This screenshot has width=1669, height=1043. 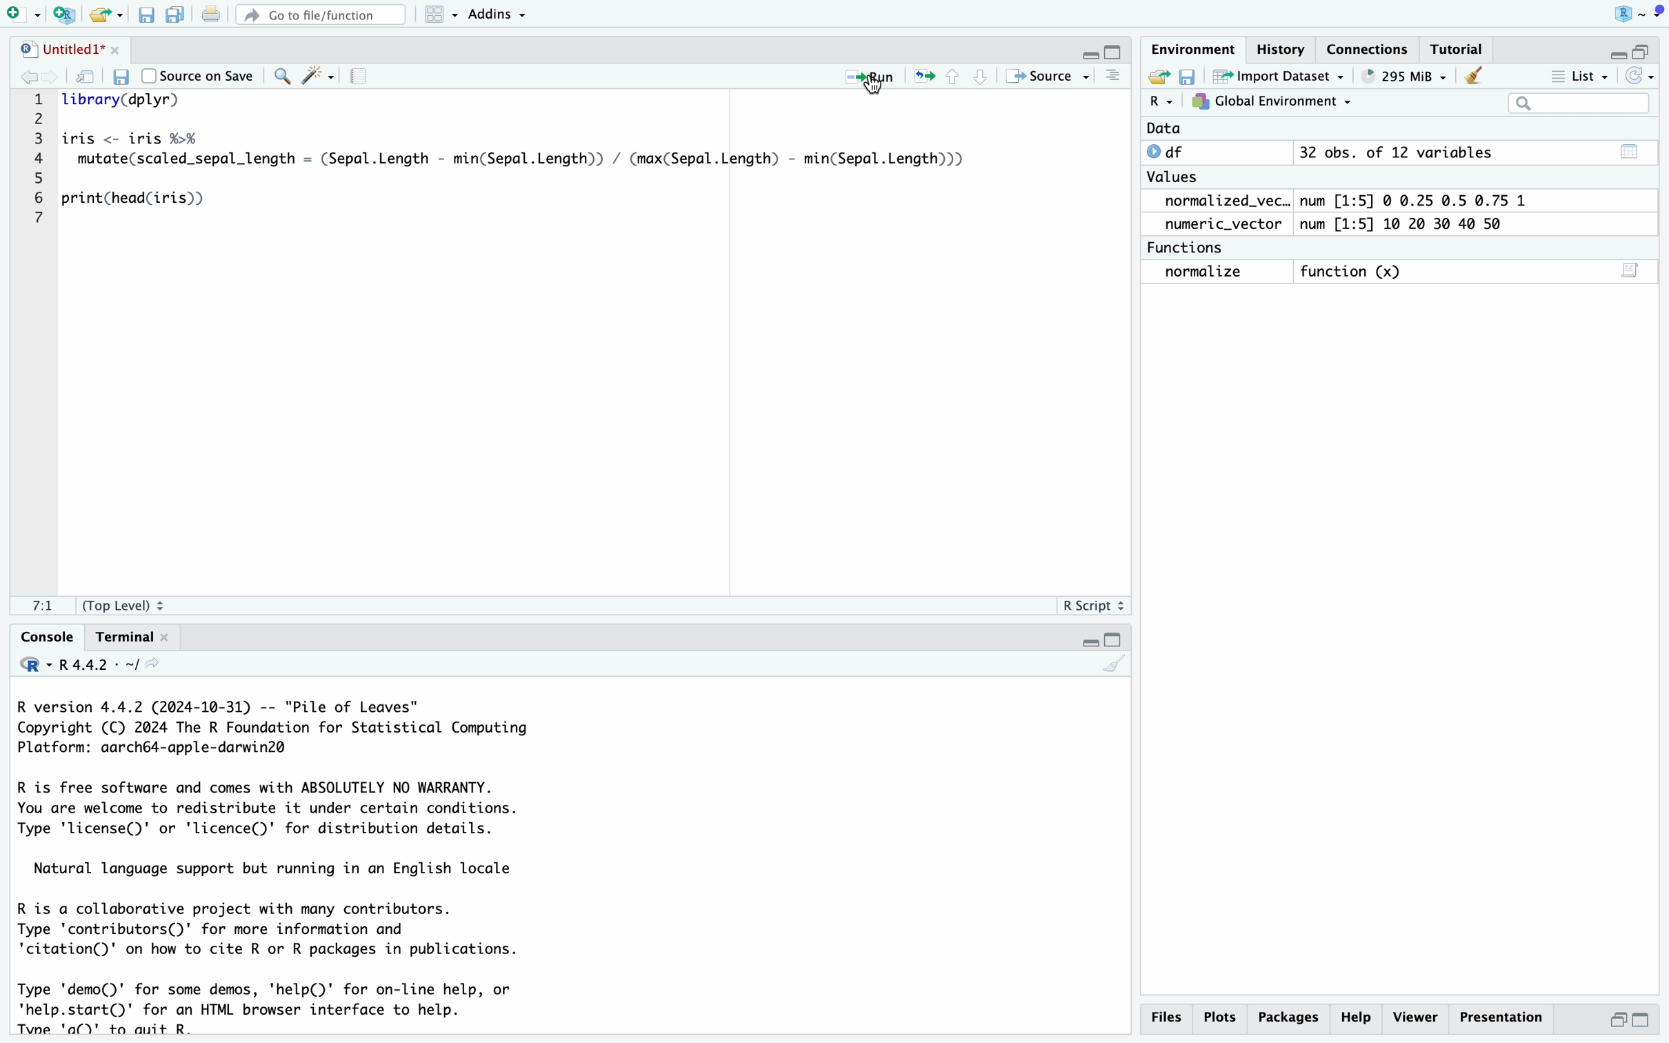 What do you see at coordinates (1359, 1017) in the screenshot?
I see `Help` at bounding box center [1359, 1017].